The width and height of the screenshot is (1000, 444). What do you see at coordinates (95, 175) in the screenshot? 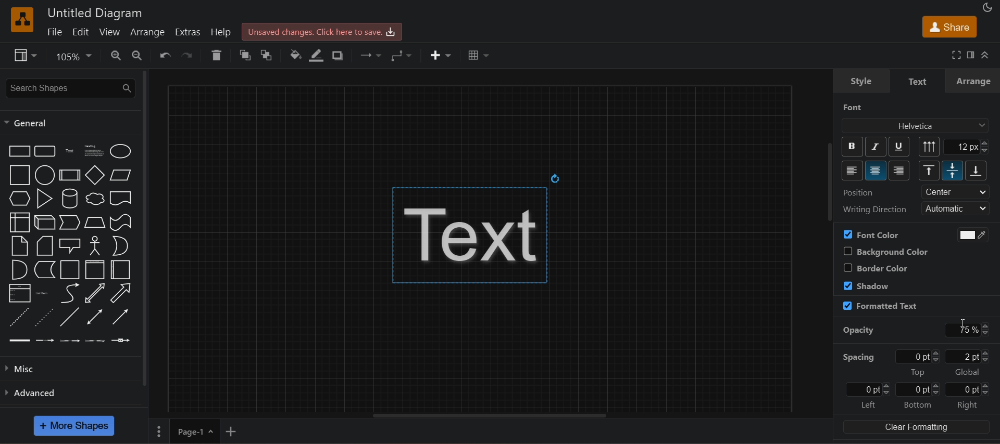
I see `diamond` at bounding box center [95, 175].